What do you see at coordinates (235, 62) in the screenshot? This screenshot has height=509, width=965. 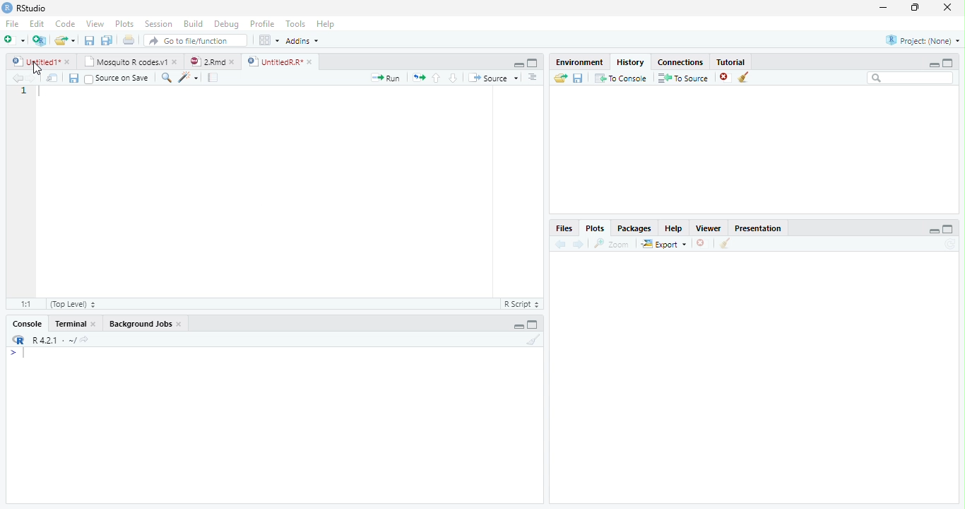 I see `close` at bounding box center [235, 62].